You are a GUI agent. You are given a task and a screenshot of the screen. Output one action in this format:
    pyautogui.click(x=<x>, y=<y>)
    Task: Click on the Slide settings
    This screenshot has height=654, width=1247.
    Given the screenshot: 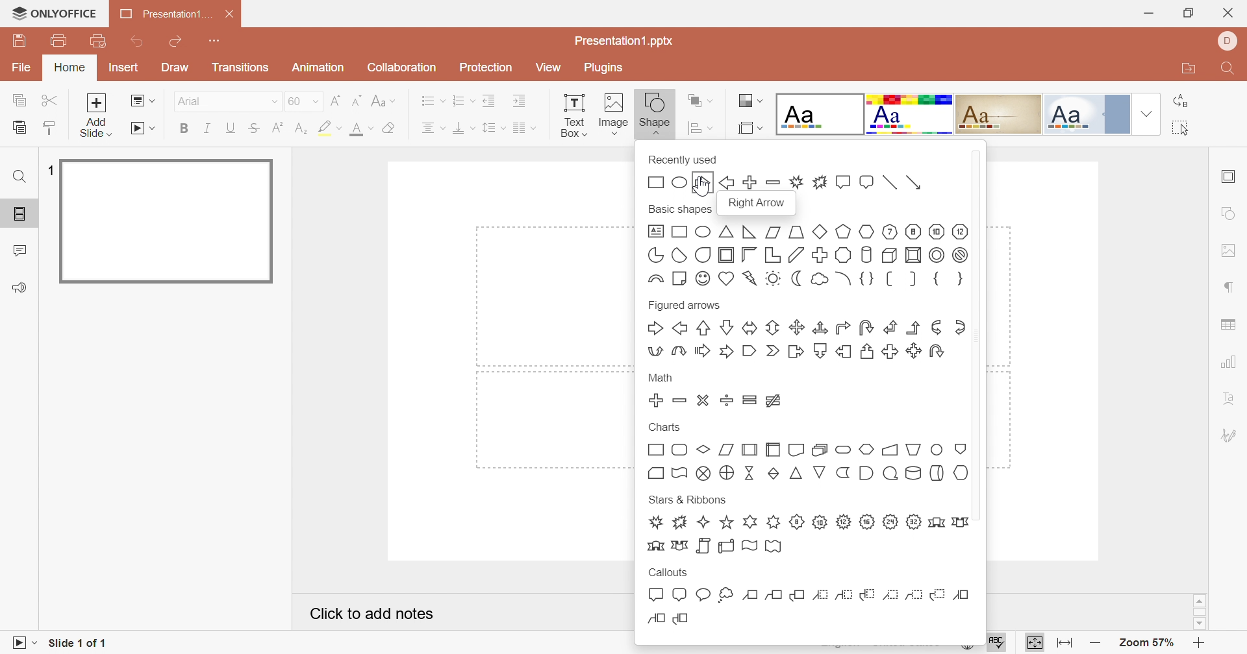 What is the action you would take?
    pyautogui.click(x=1227, y=178)
    